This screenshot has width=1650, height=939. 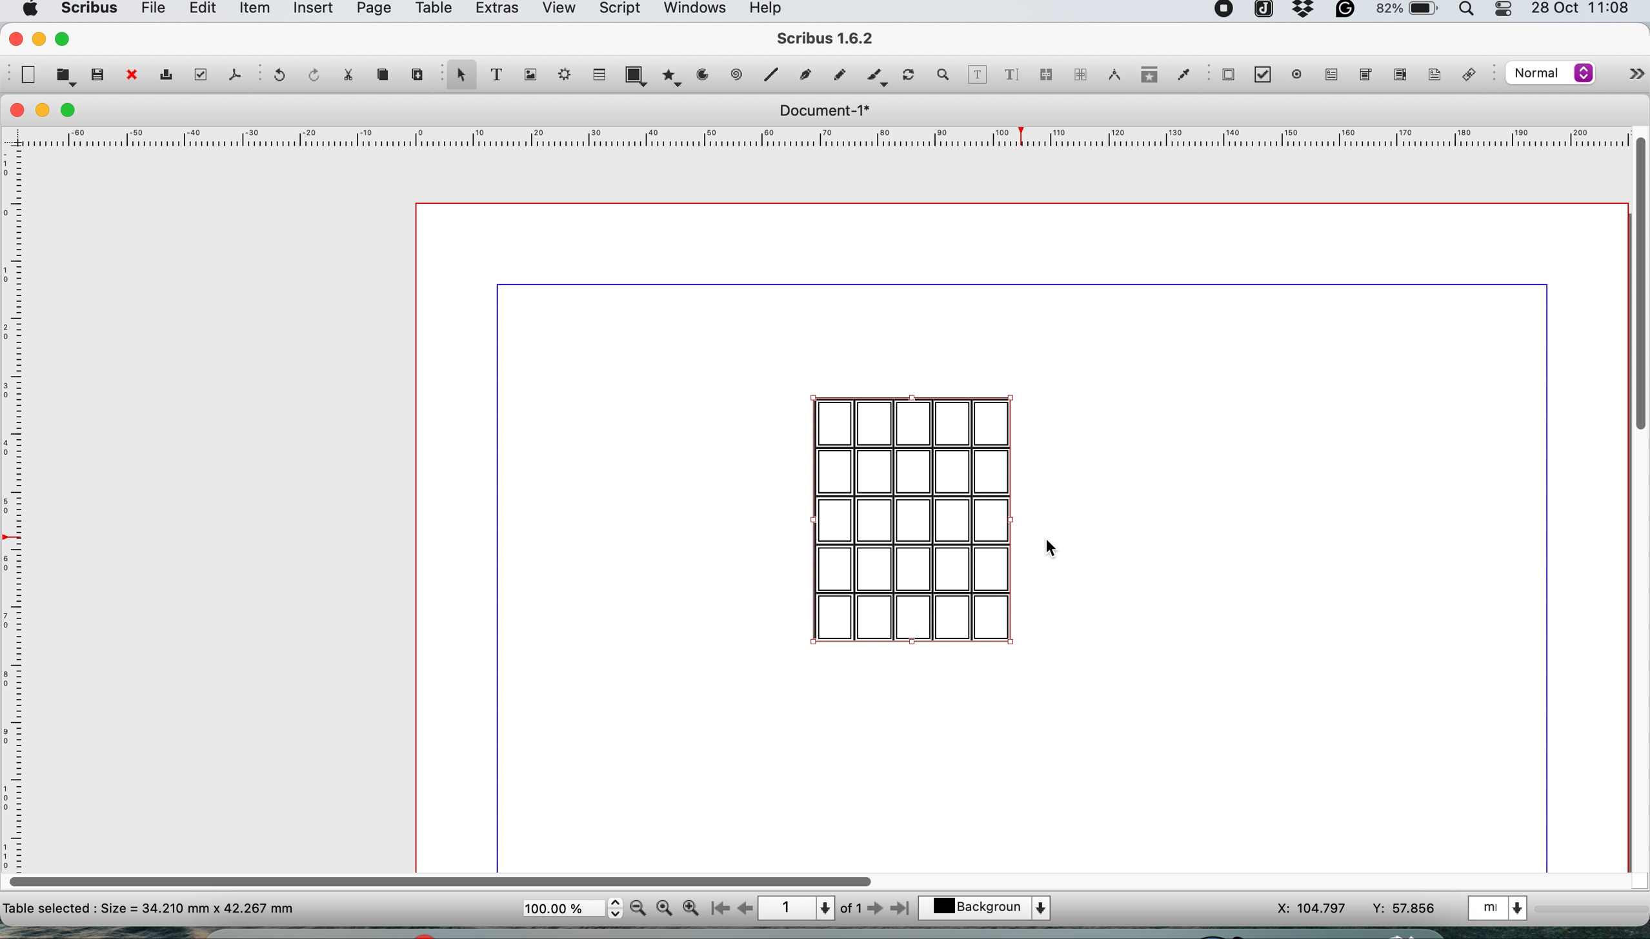 What do you see at coordinates (200, 10) in the screenshot?
I see `edit` at bounding box center [200, 10].